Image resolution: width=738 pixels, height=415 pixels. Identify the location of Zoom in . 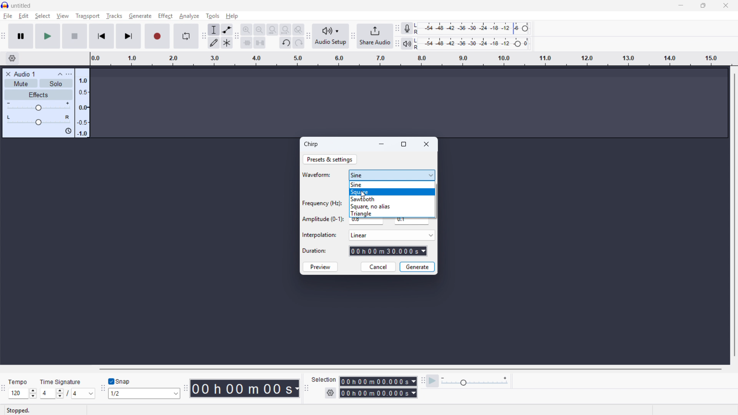
(246, 29).